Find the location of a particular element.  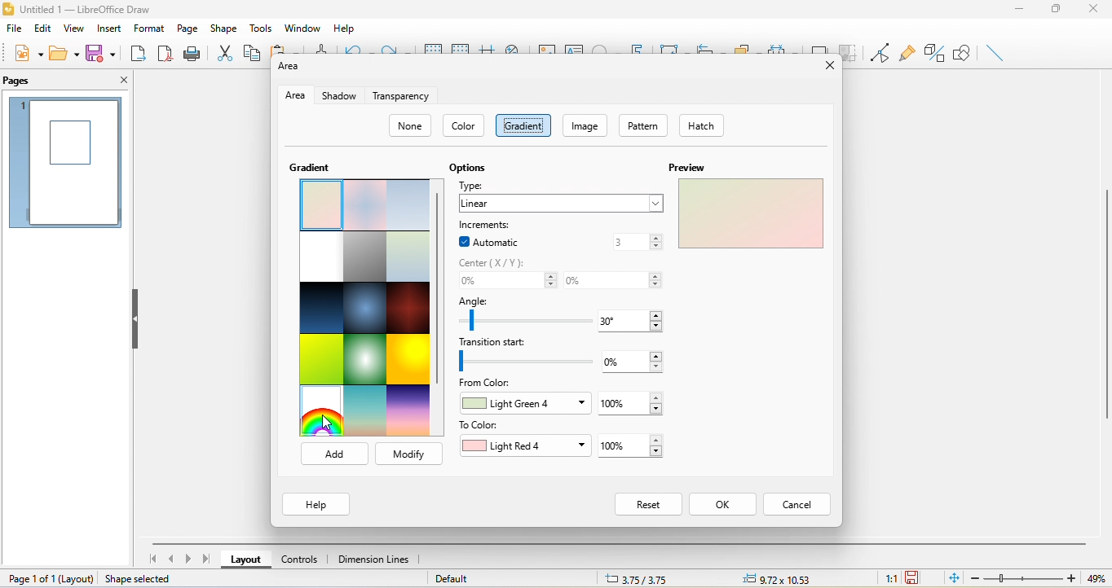

from color is located at coordinates (488, 384).